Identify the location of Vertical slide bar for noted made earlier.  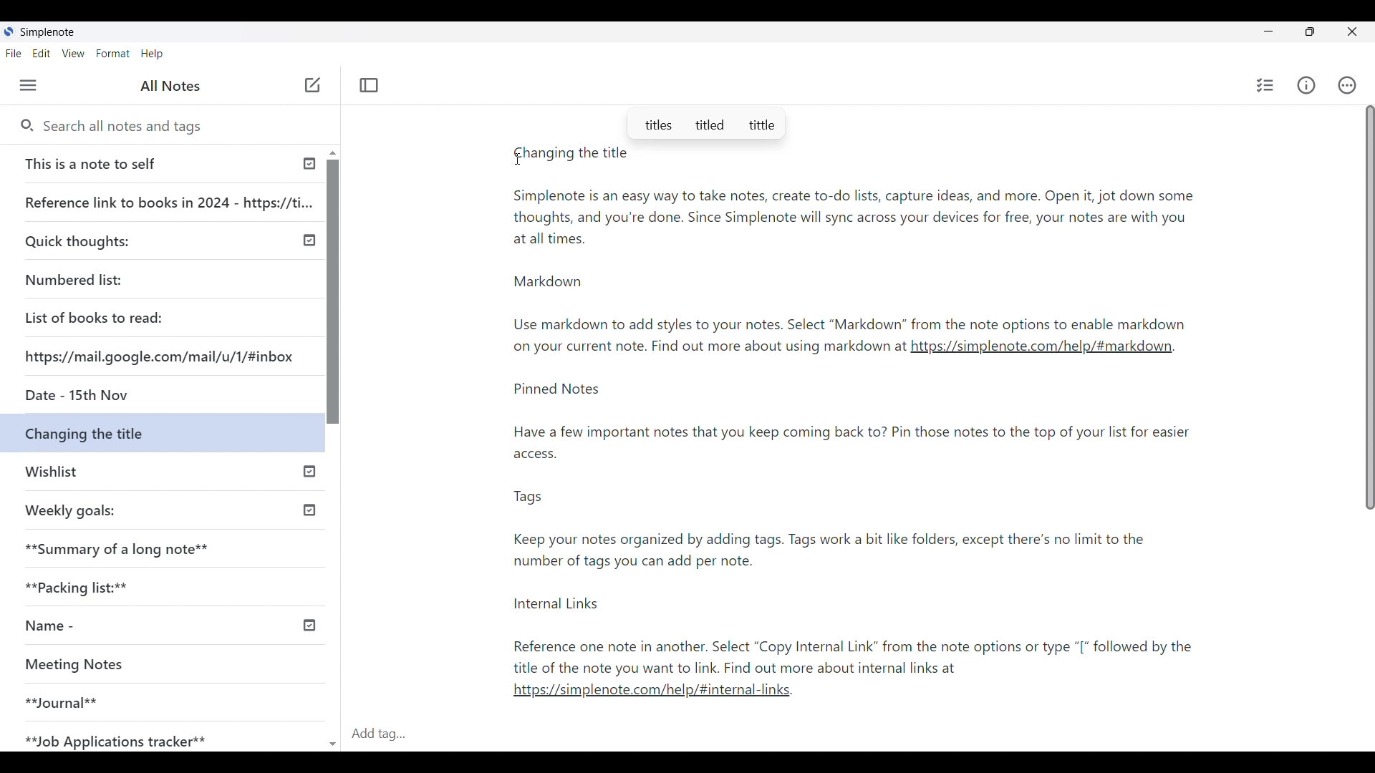
(330, 291).